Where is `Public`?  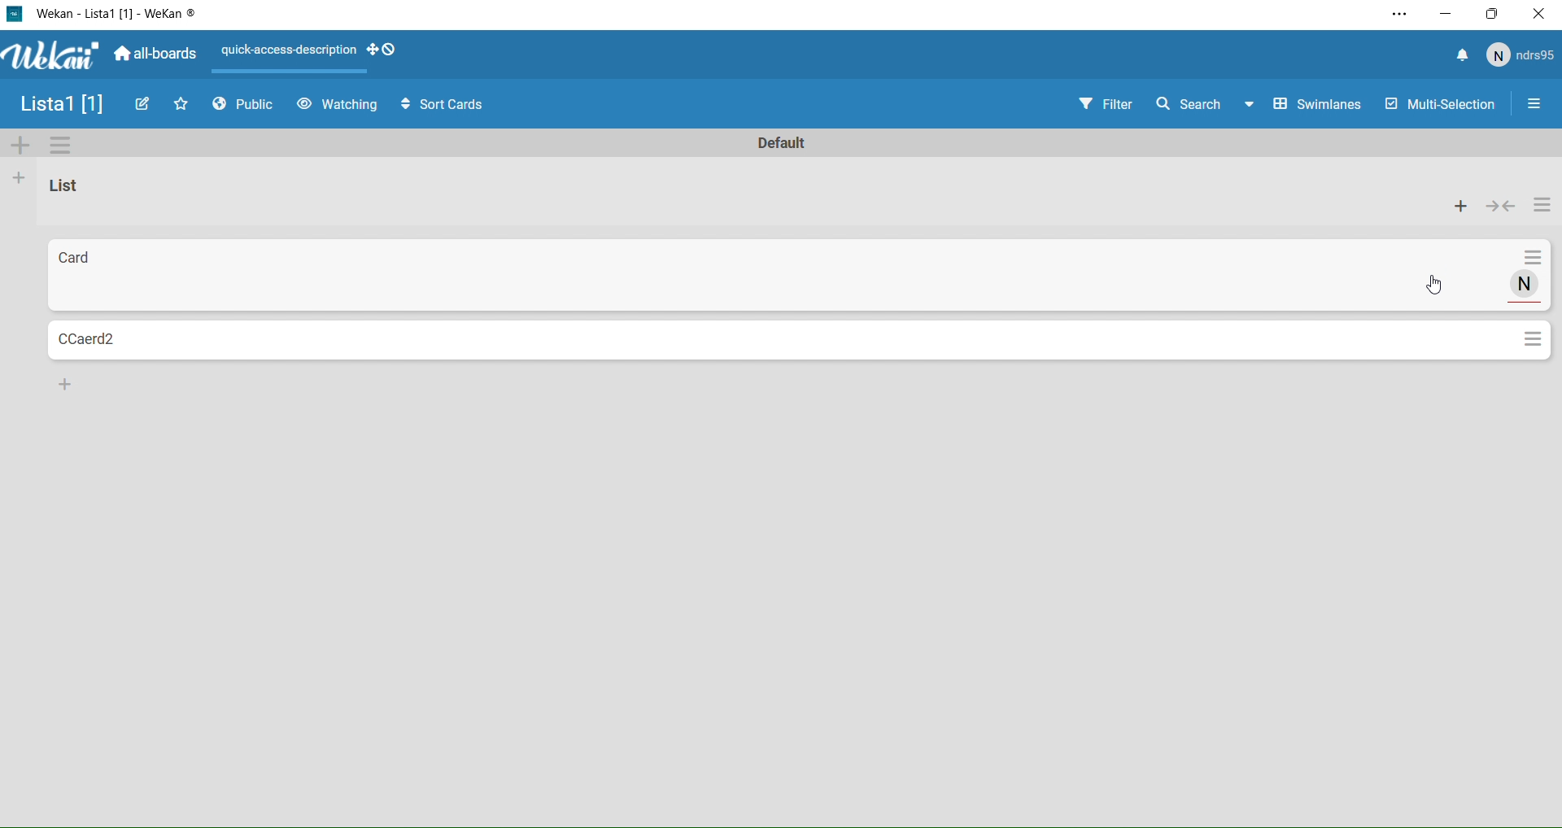 Public is located at coordinates (247, 107).